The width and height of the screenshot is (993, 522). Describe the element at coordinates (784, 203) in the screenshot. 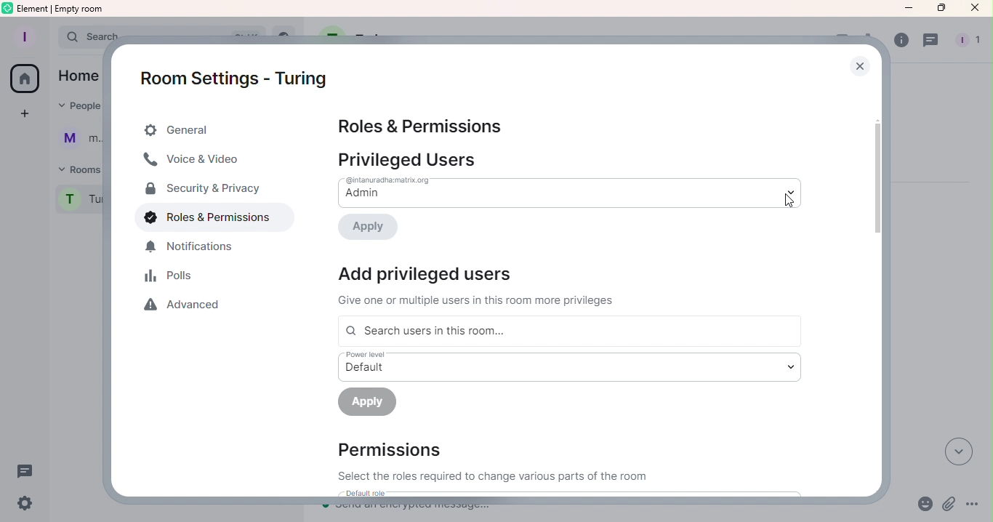

I see `cursor` at that location.